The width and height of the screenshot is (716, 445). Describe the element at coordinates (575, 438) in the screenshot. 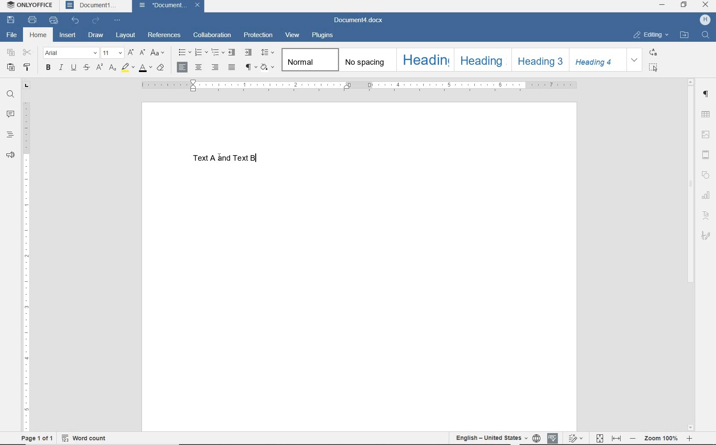

I see `TRACK CHANGES` at that location.